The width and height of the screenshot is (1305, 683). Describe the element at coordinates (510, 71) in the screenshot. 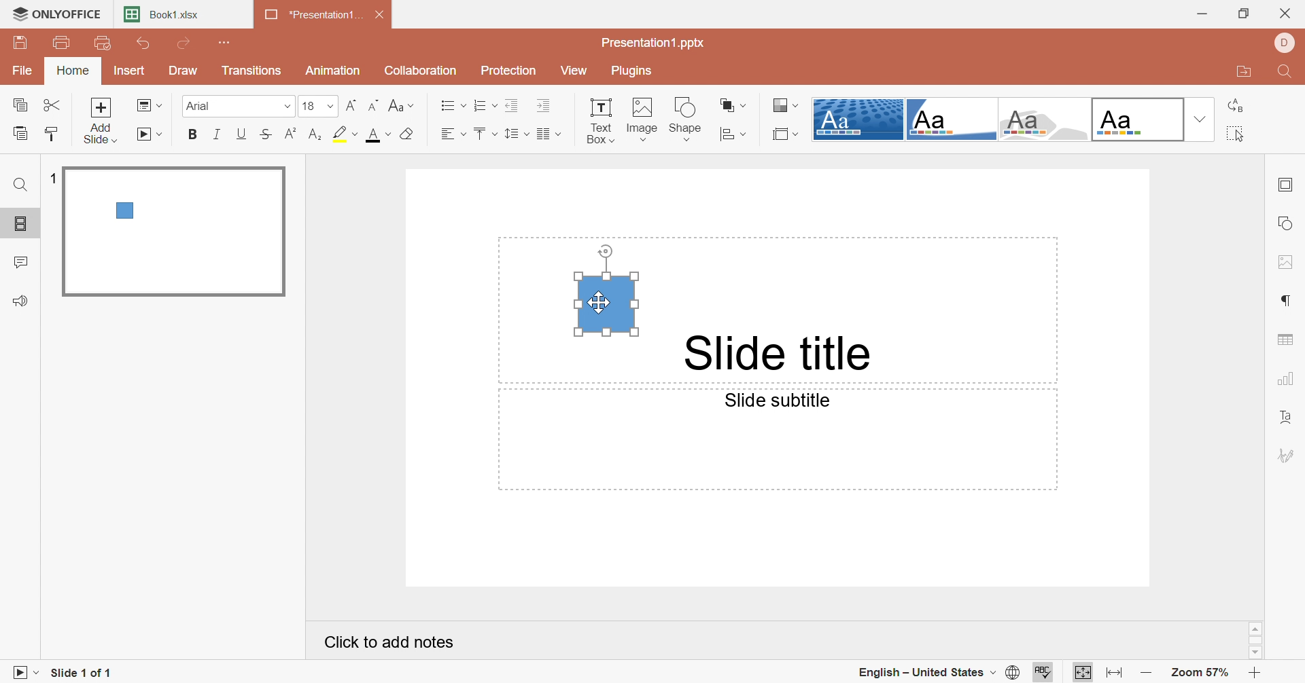

I see `Protection` at that location.